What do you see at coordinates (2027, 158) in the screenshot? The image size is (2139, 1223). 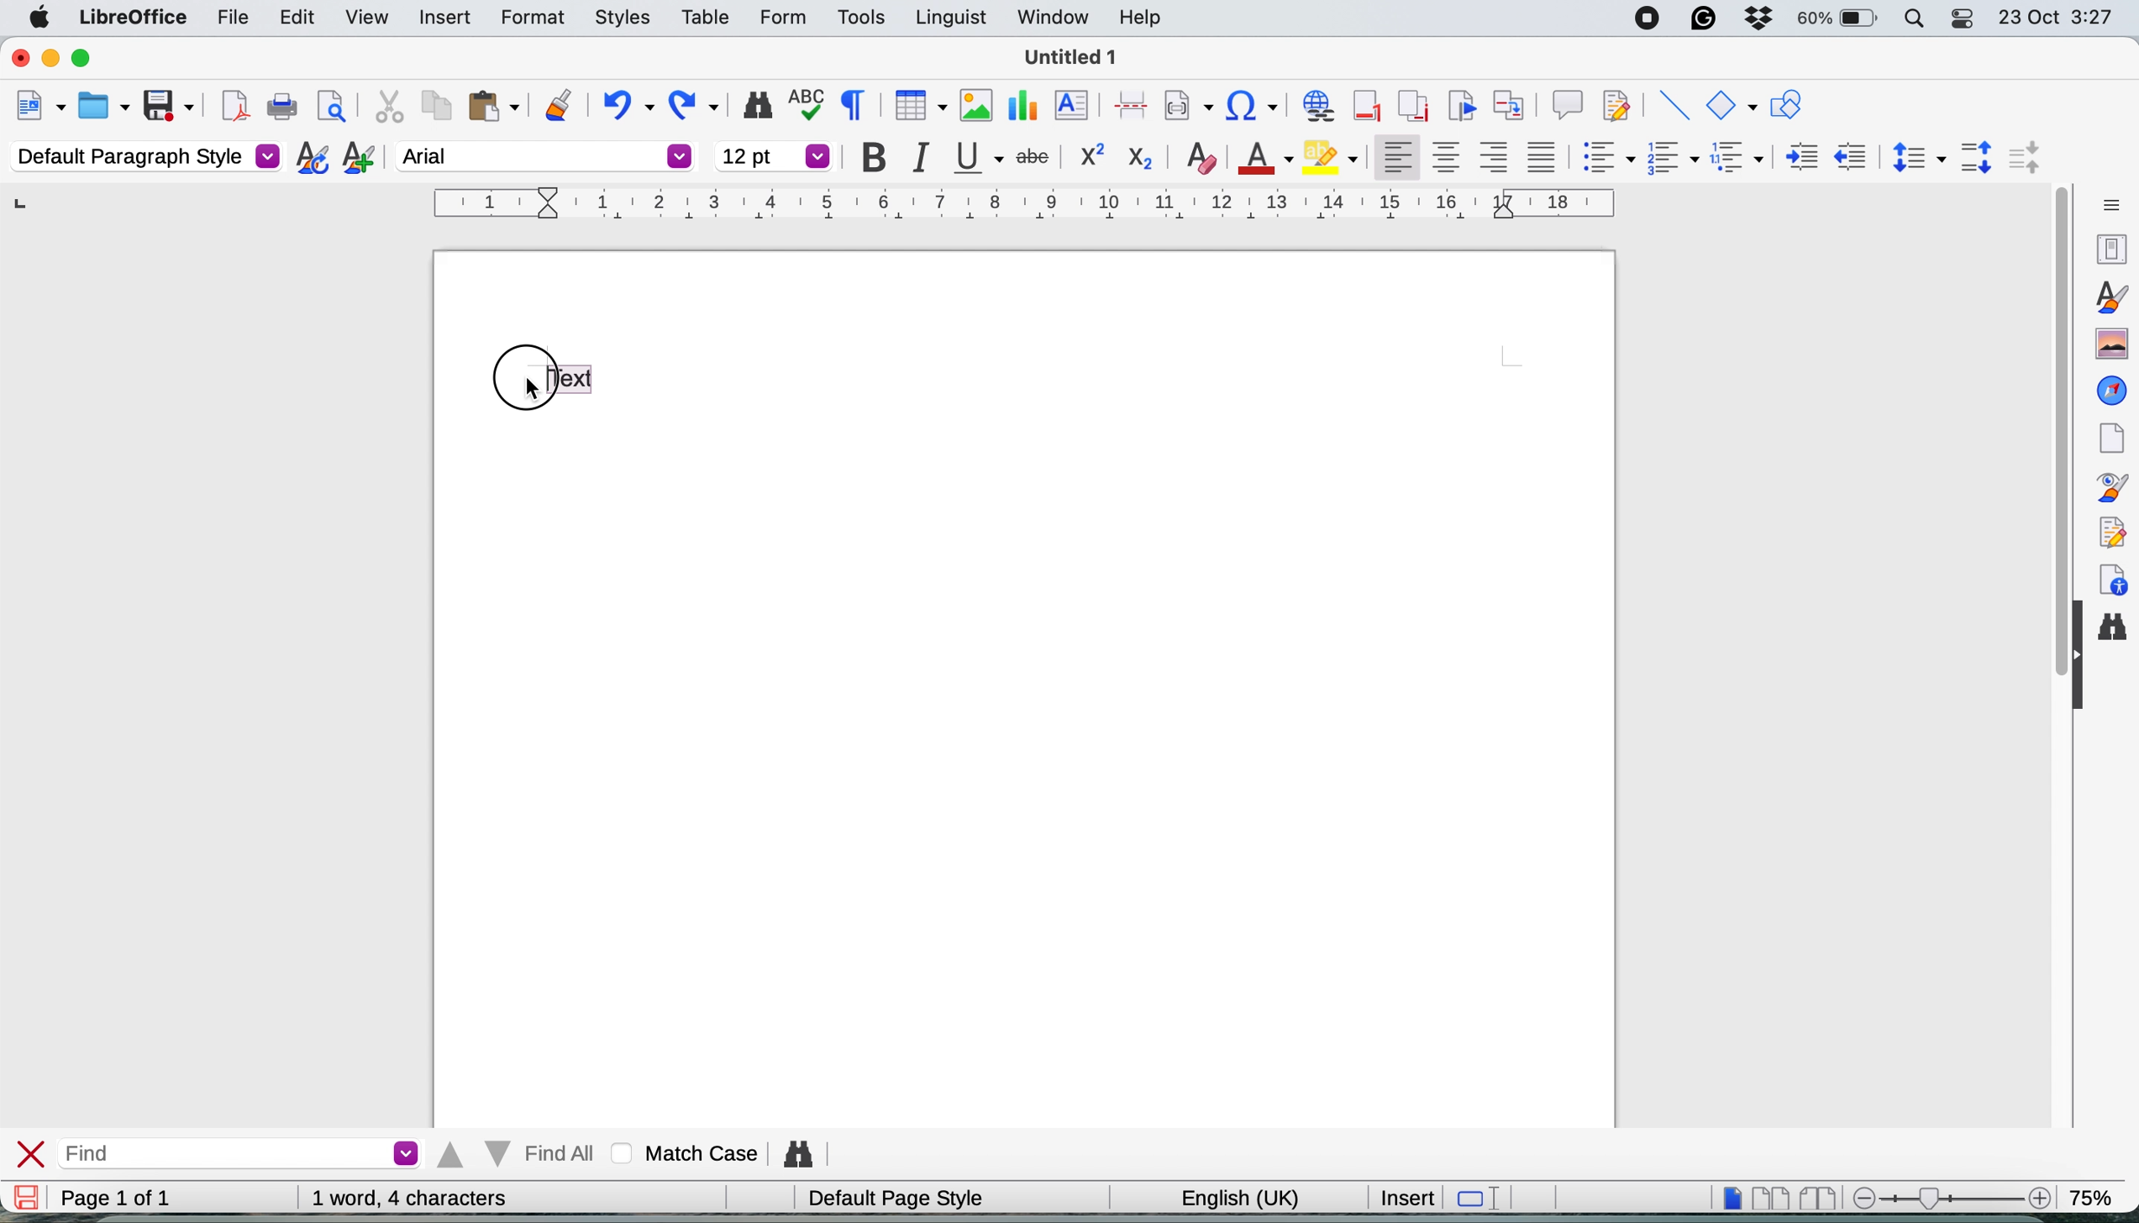 I see `decrease paragraph spacing` at bounding box center [2027, 158].